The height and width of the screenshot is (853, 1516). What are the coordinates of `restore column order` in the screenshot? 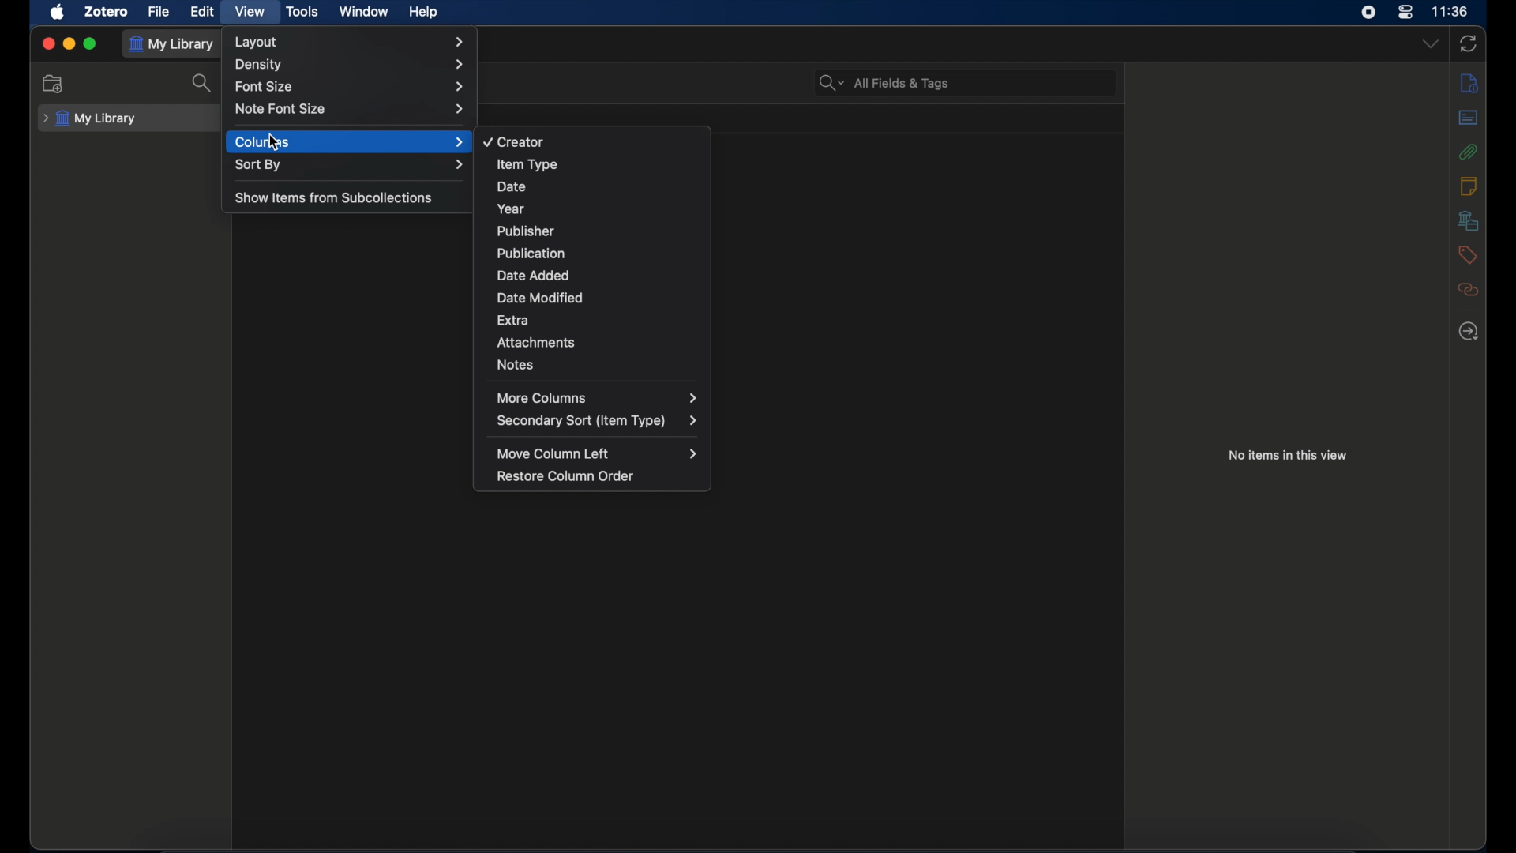 It's located at (565, 476).